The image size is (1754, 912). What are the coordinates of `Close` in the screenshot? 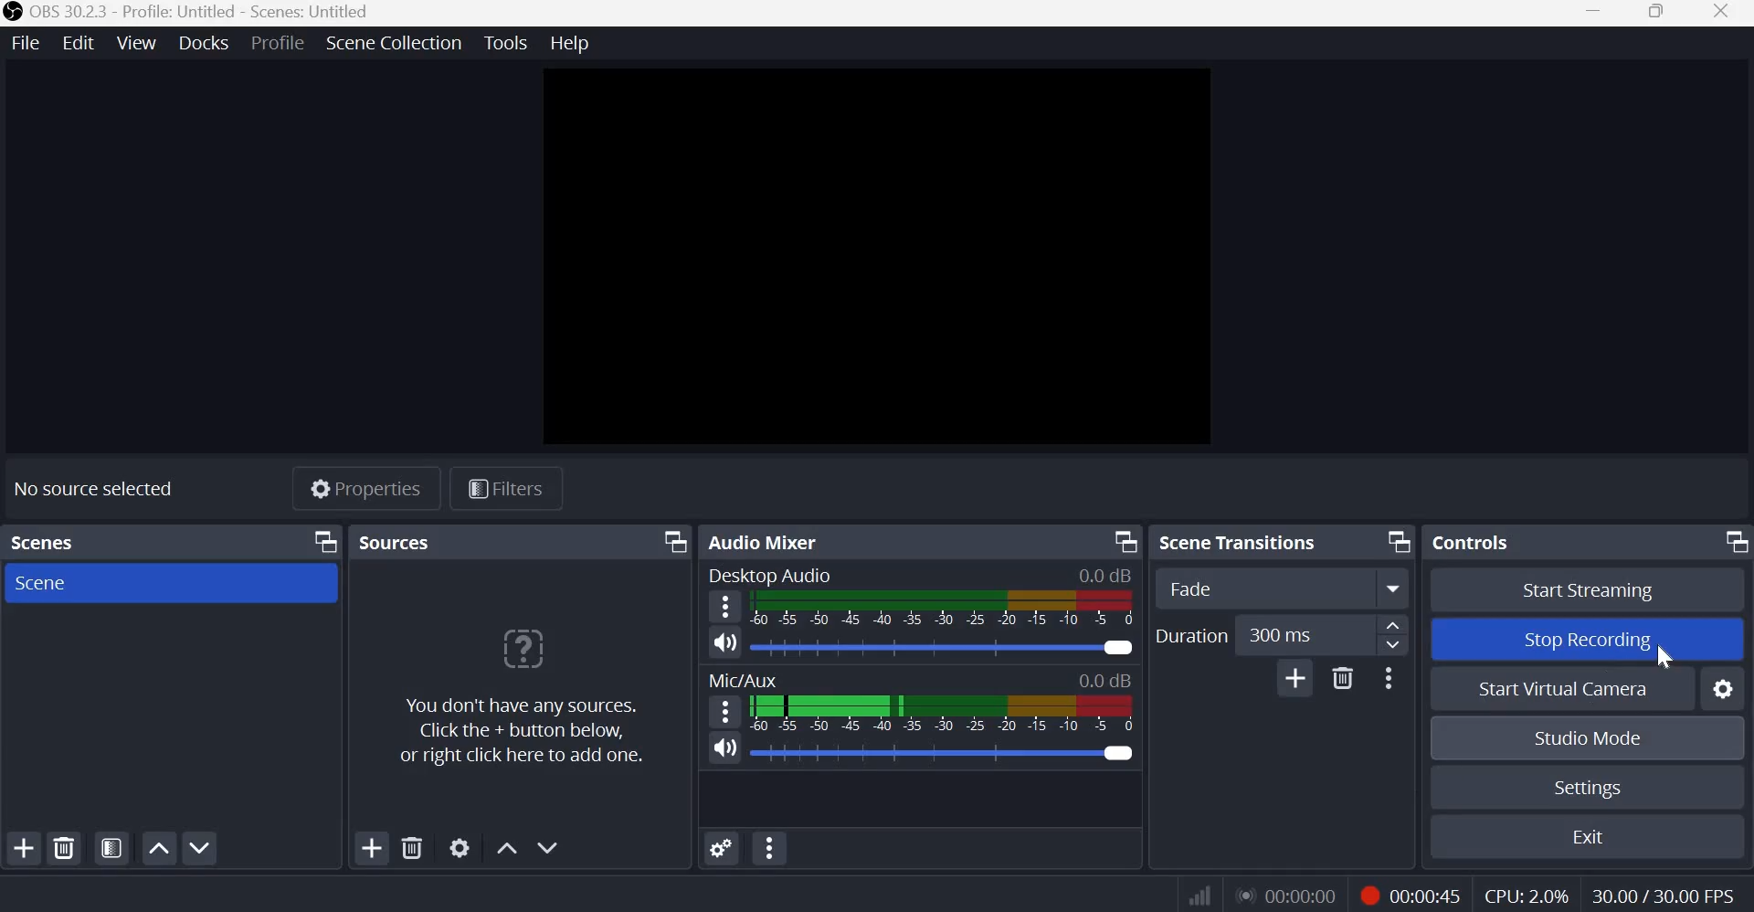 It's located at (1726, 16).